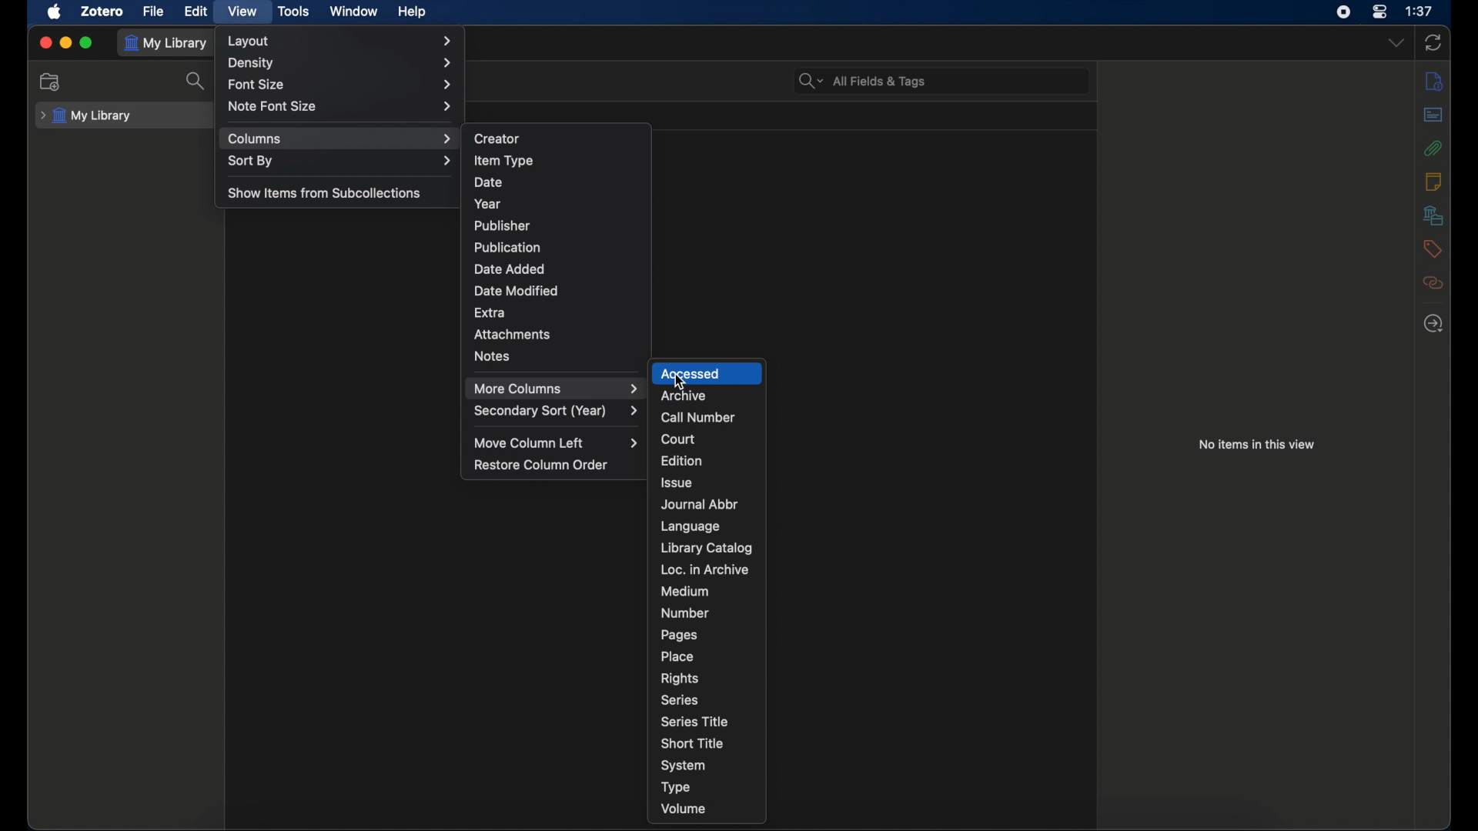 The height and width of the screenshot is (831, 1478). What do you see at coordinates (542, 465) in the screenshot?
I see `restore column order` at bounding box center [542, 465].